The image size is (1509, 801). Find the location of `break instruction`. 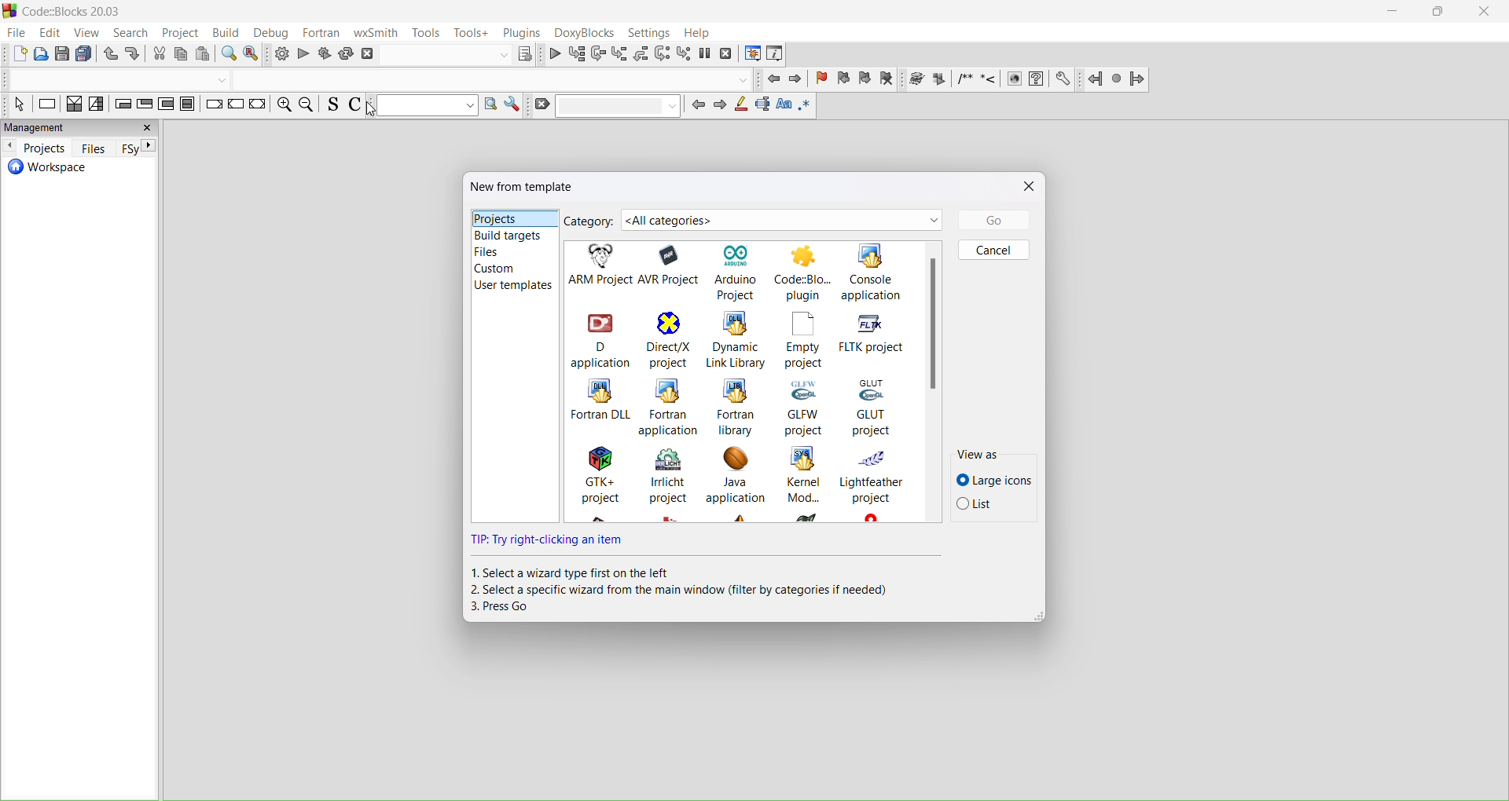

break instruction is located at coordinates (212, 108).